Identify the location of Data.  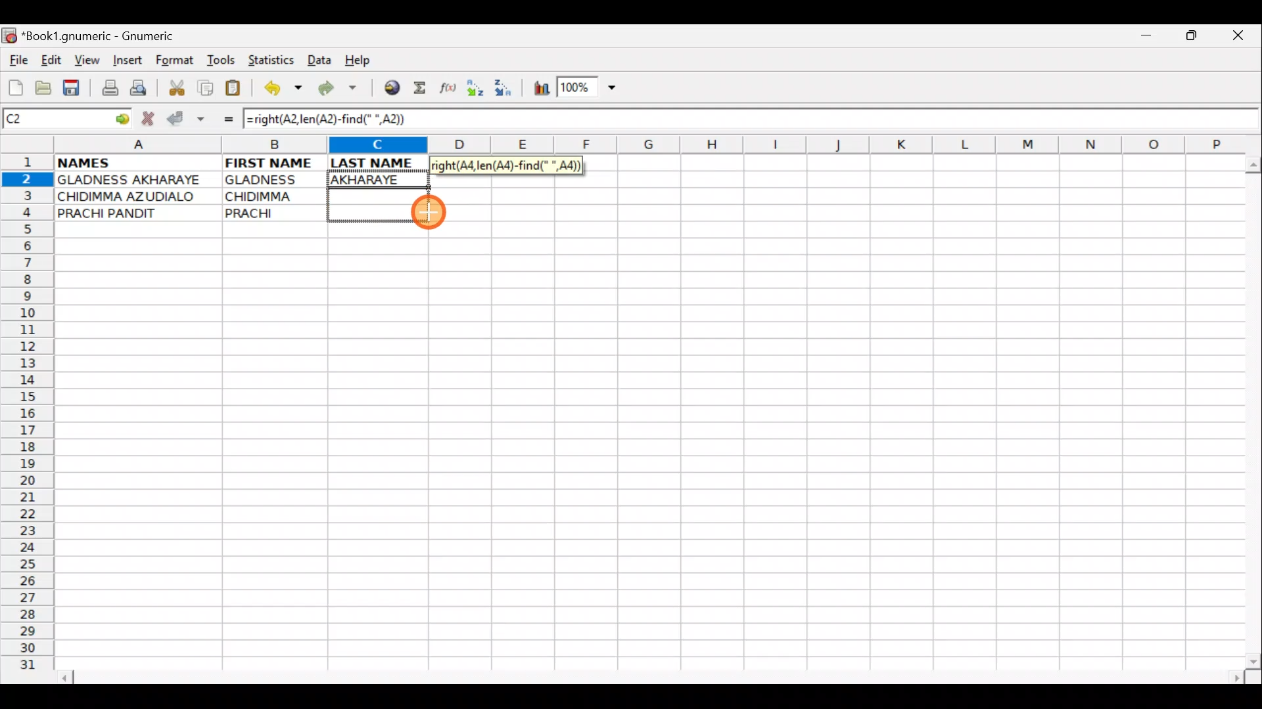
(319, 59).